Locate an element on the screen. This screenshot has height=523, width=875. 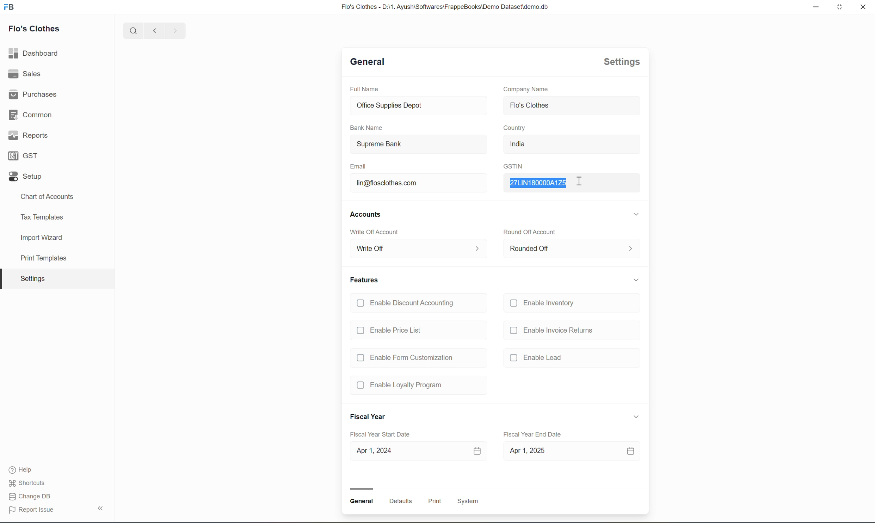
maximize is located at coordinates (840, 6).